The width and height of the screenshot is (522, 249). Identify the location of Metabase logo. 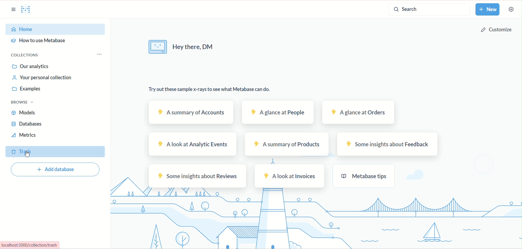
(27, 10).